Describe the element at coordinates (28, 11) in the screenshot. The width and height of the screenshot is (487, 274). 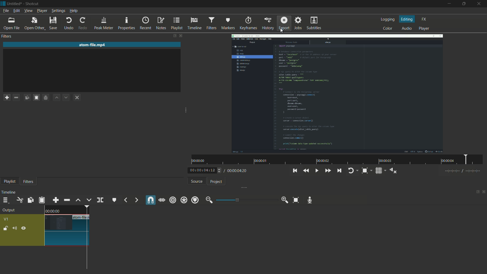
I see `view menu` at that location.